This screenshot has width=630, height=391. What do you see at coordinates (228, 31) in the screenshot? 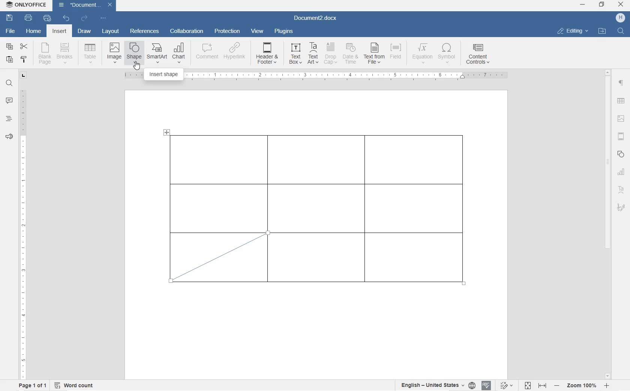
I see `protection` at bounding box center [228, 31].